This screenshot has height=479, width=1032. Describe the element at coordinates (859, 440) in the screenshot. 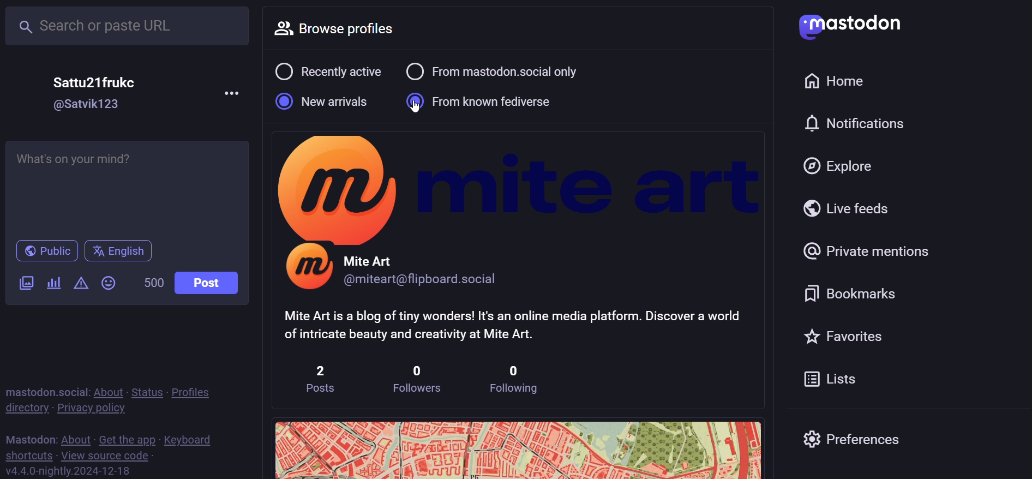

I see `preferences` at that location.